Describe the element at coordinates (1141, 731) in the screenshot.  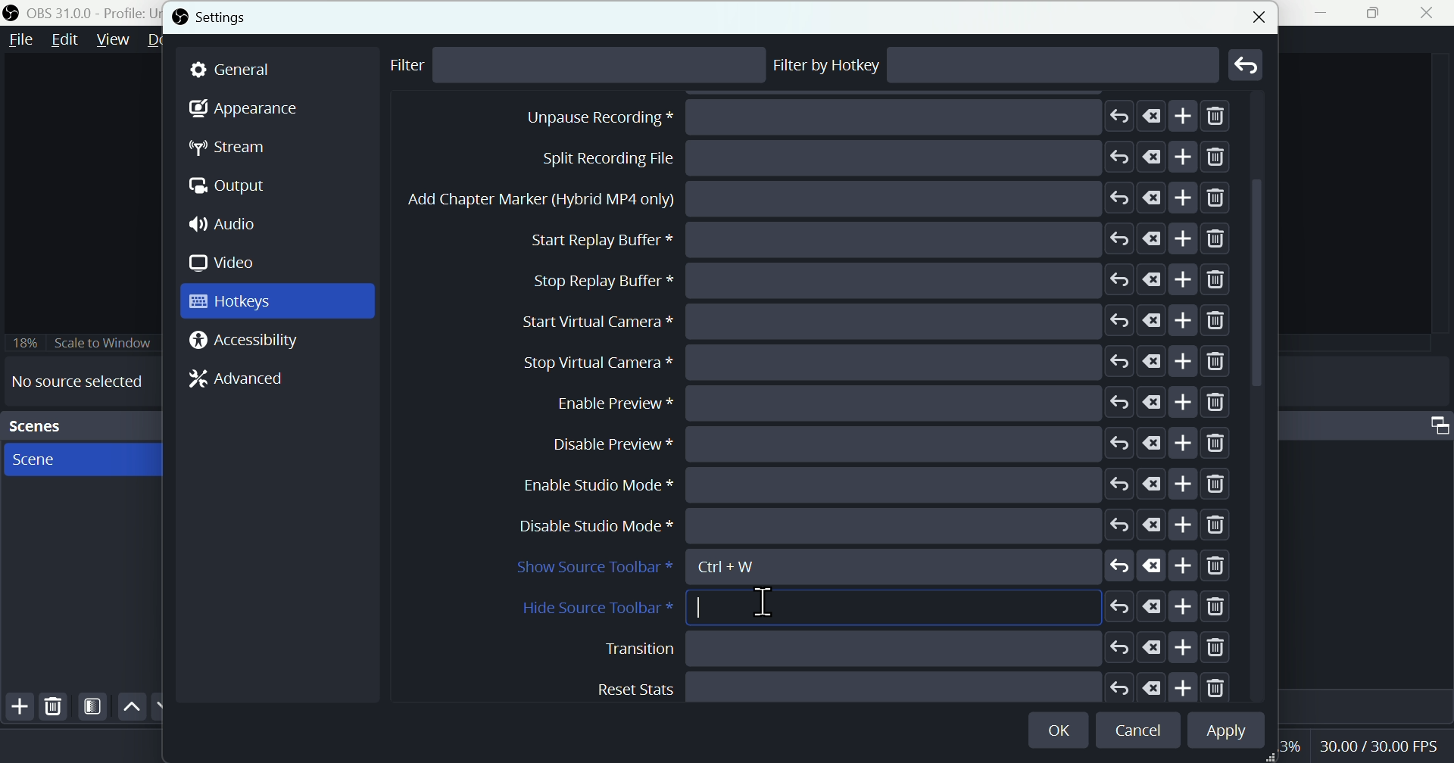
I see `cancel` at that location.